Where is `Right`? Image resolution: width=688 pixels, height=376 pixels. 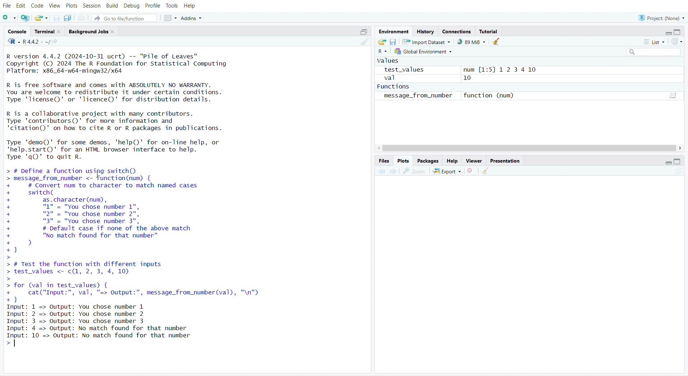
Right is located at coordinates (681, 148).